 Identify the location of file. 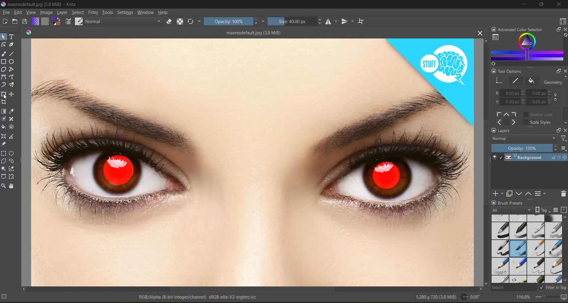
(5, 12).